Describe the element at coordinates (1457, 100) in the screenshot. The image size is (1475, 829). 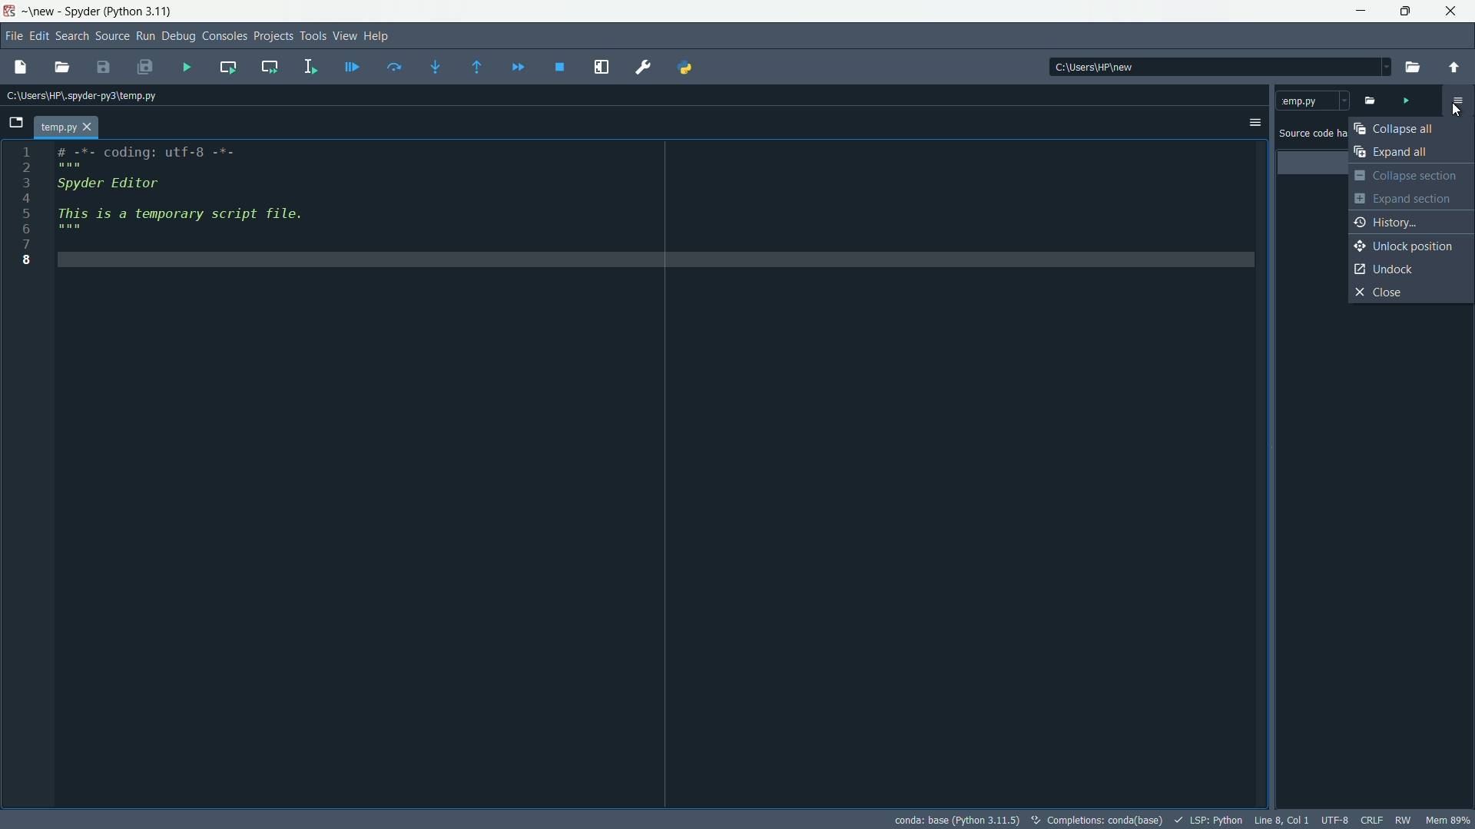
I see `code analysis settings` at that location.